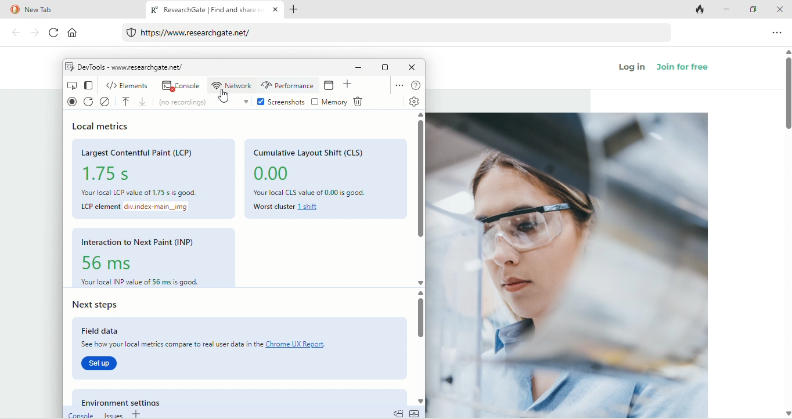 Image resolution: width=792 pixels, height=419 pixels. I want to click on options, so click(397, 84).